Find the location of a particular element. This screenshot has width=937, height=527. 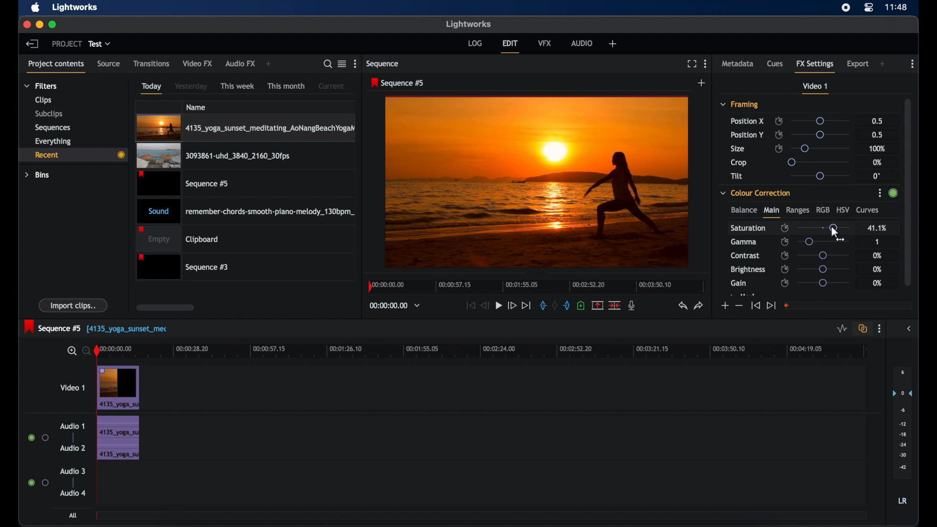

all is located at coordinates (73, 515).